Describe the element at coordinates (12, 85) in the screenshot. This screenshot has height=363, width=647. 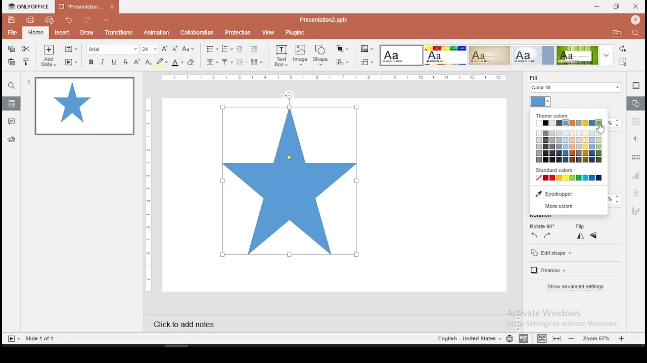
I see `search` at that location.